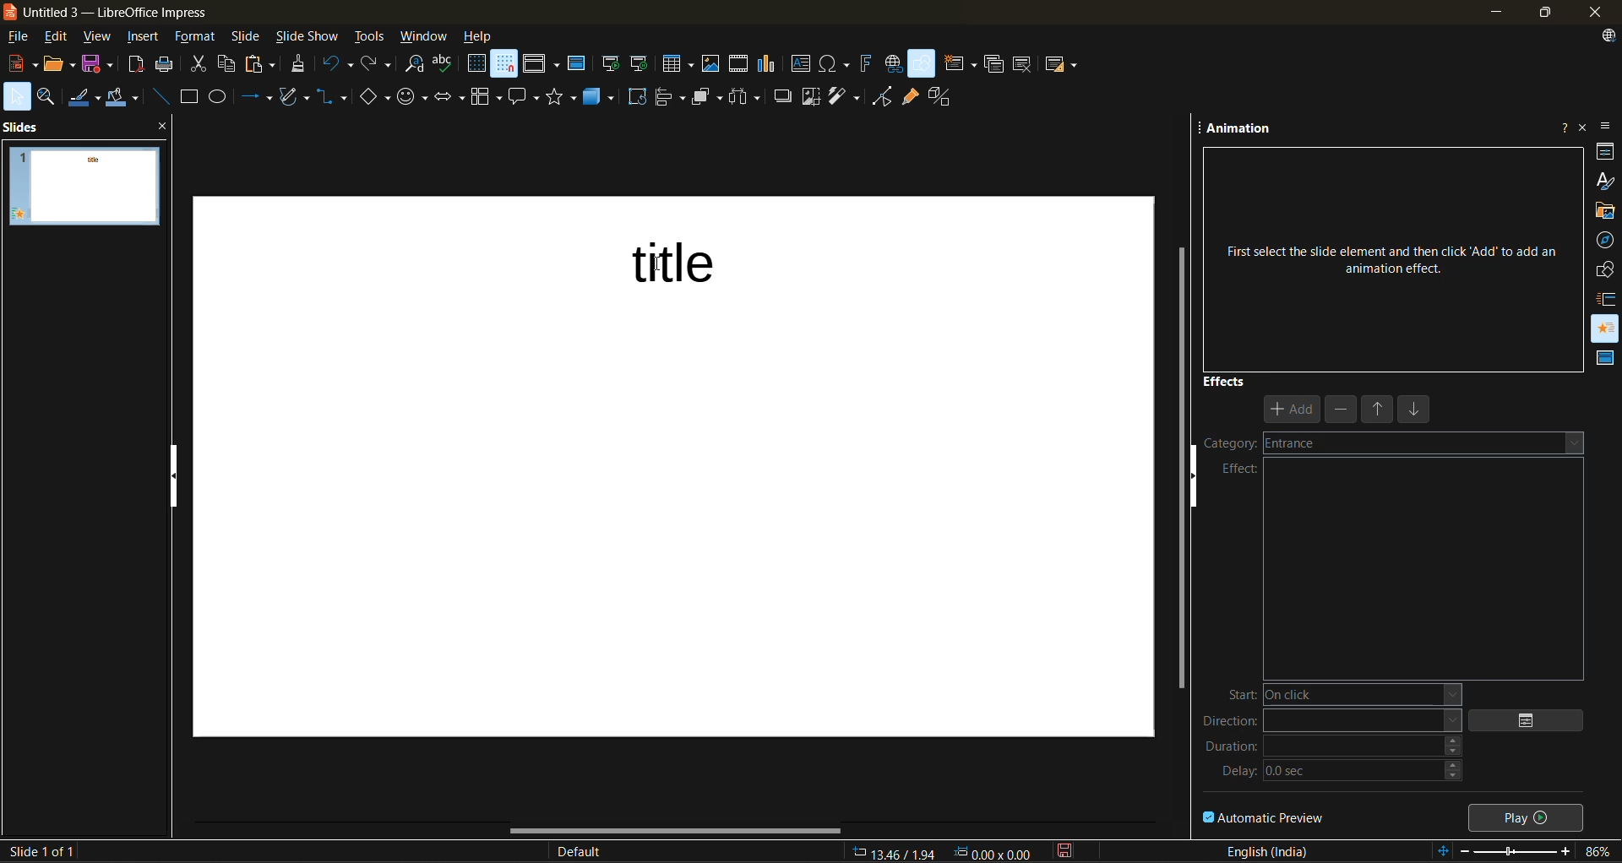 The width and height of the screenshot is (1622, 863). Describe the element at coordinates (1534, 720) in the screenshot. I see `options` at that location.